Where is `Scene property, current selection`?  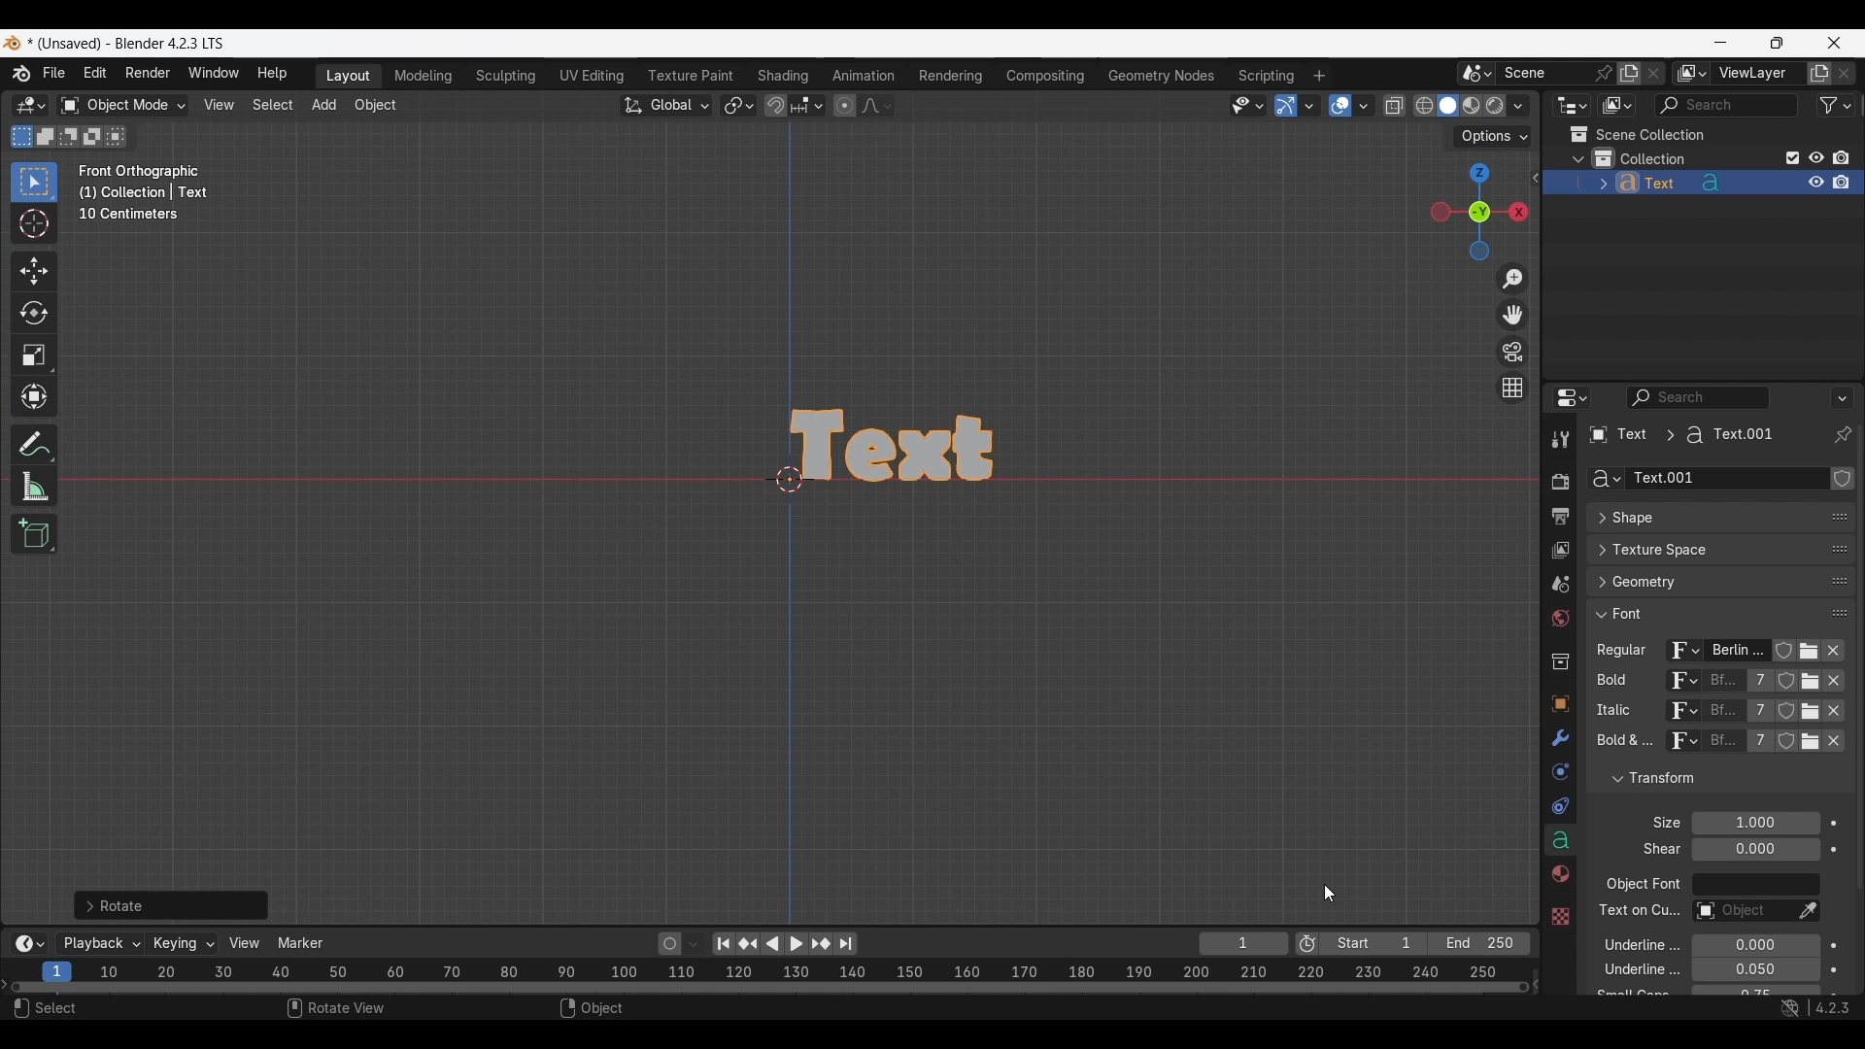 Scene property, current selection is located at coordinates (1560, 586).